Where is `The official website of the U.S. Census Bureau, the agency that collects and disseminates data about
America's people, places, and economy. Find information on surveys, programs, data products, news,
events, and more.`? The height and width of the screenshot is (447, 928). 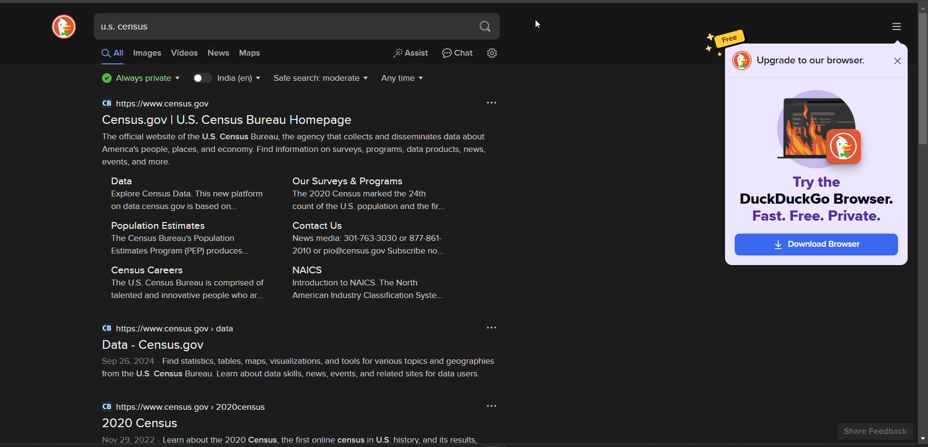
The official website of the U.S. Census Bureau, the agency that collects and disseminates data about
America's people, places, and economy. Find information on surveys, programs, data products, news,
events, and more. is located at coordinates (304, 149).